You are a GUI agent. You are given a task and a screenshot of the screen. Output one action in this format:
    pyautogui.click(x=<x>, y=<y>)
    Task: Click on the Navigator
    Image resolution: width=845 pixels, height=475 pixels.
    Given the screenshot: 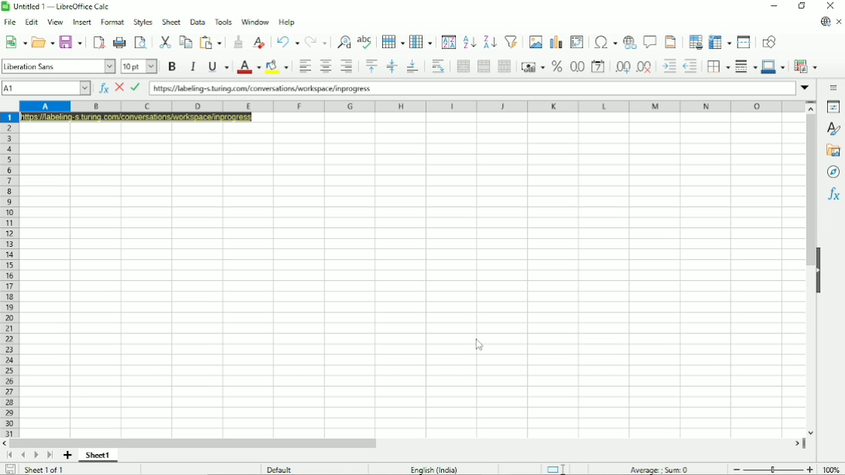 What is the action you would take?
    pyautogui.click(x=833, y=173)
    